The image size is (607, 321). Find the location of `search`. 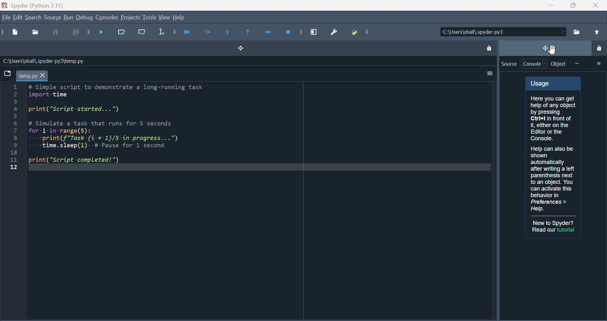

search is located at coordinates (33, 17).